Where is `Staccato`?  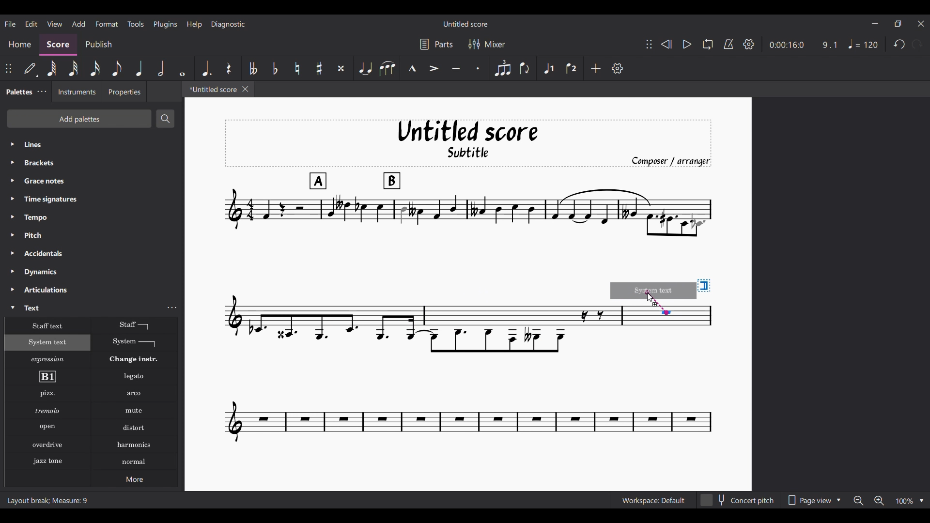 Staccato is located at coordinates (478, 68).